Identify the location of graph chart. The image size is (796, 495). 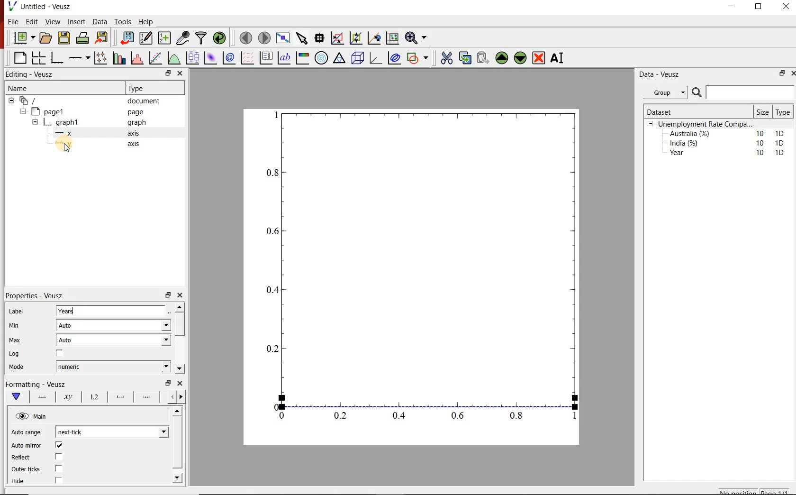
(412, 277).